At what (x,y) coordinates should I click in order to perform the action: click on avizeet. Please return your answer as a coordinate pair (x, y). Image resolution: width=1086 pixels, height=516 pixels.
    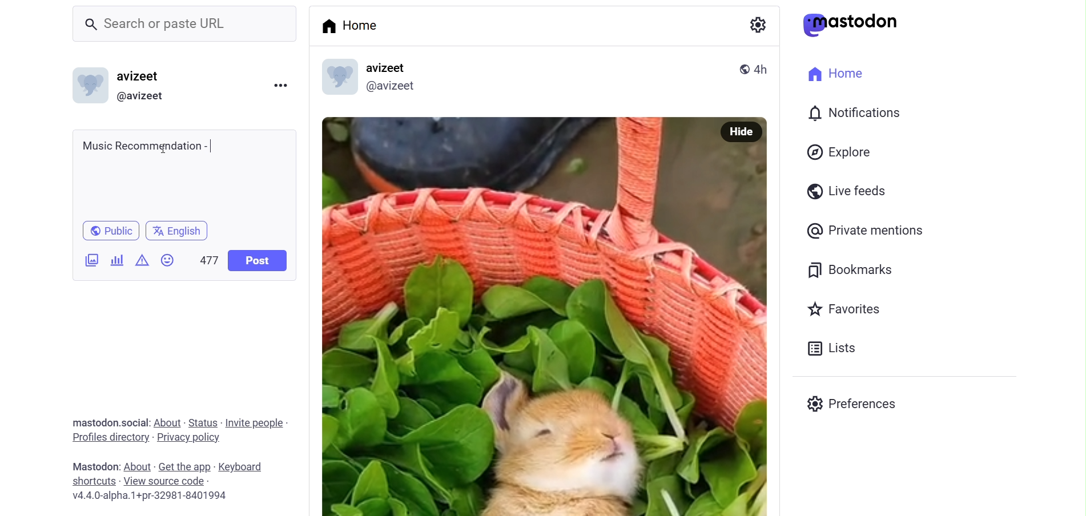
    Looking at the image, I should click on (148, 78).